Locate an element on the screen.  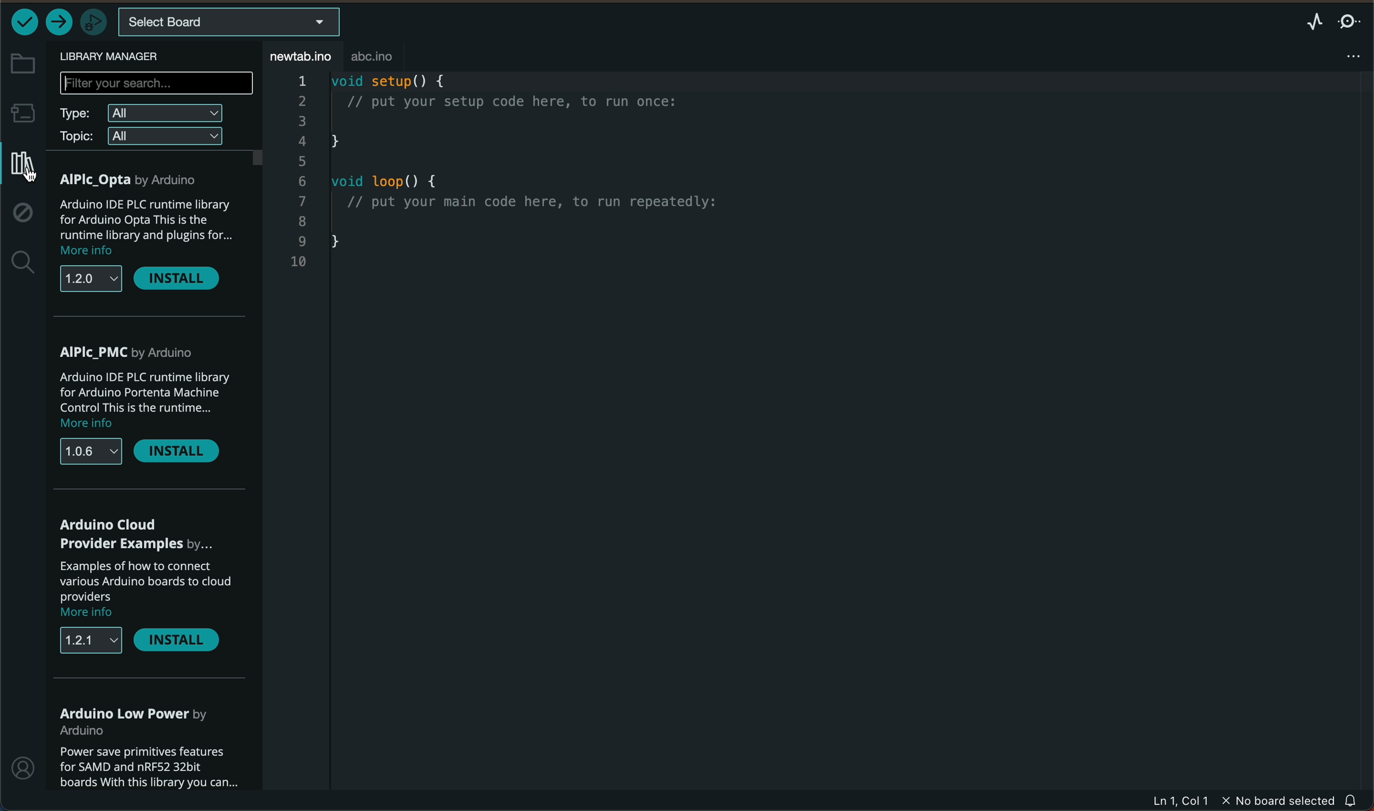
search is located at coordinates (24, 263).